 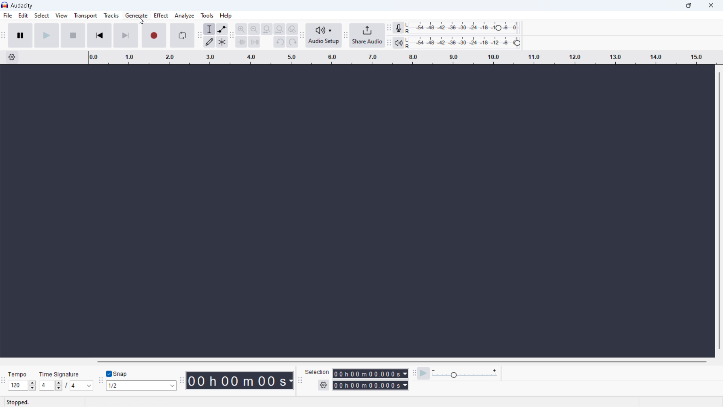 I want to click on analyze, so click(x=185, y=15).